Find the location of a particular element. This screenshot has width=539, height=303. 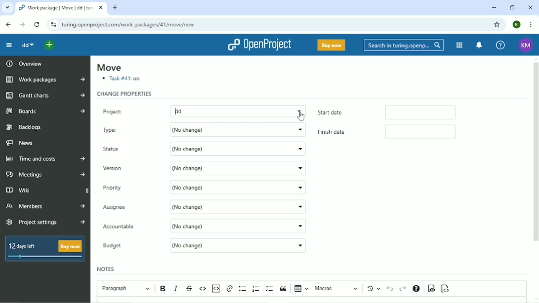

Toggle preview mode is located at coordinates (432, 288).